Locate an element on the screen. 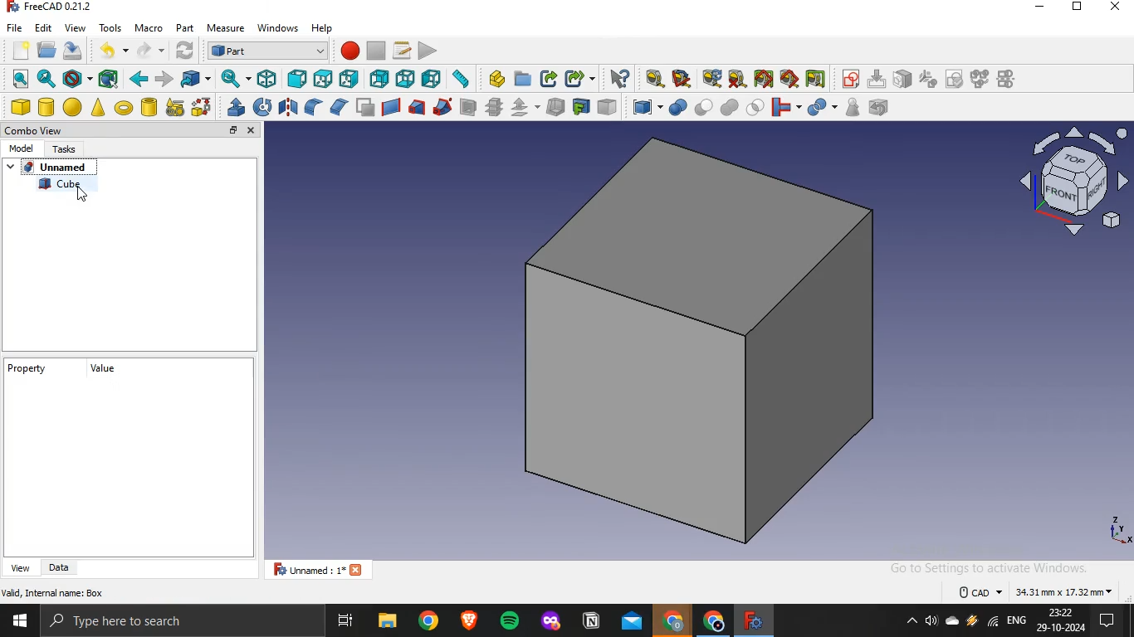 The image size is (1134, 637). compound tools is located at coordinates (640, 108).